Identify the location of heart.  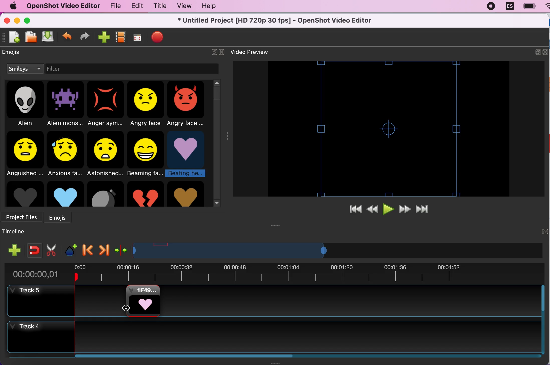
(186, 194).